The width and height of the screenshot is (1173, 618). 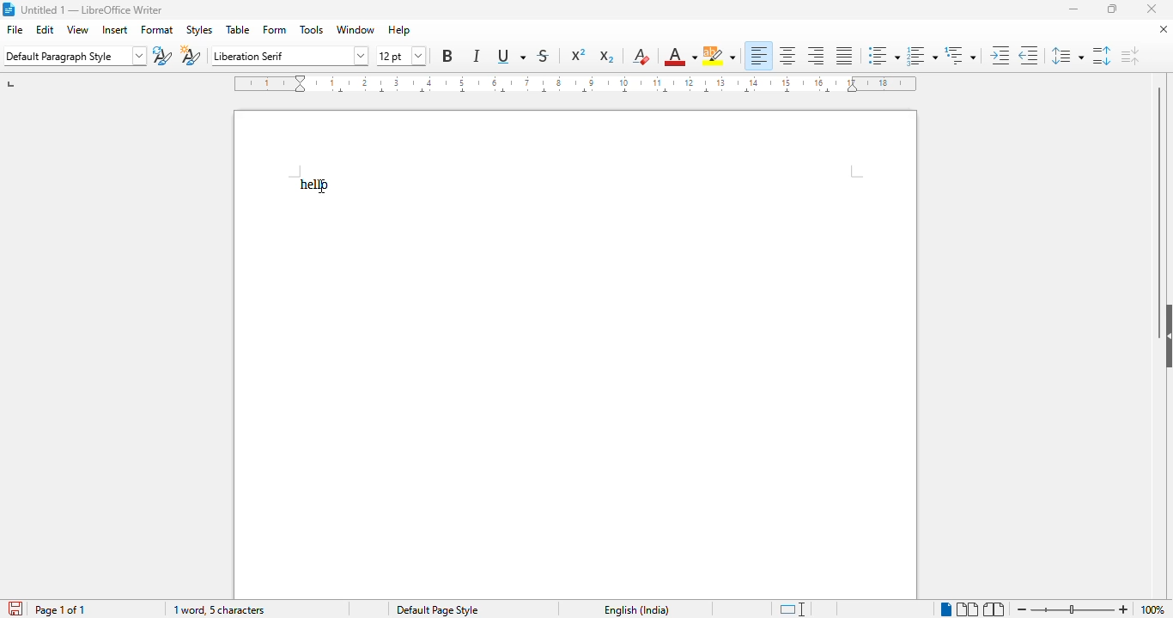 I want to click on underline, so click(x=510, y=57).